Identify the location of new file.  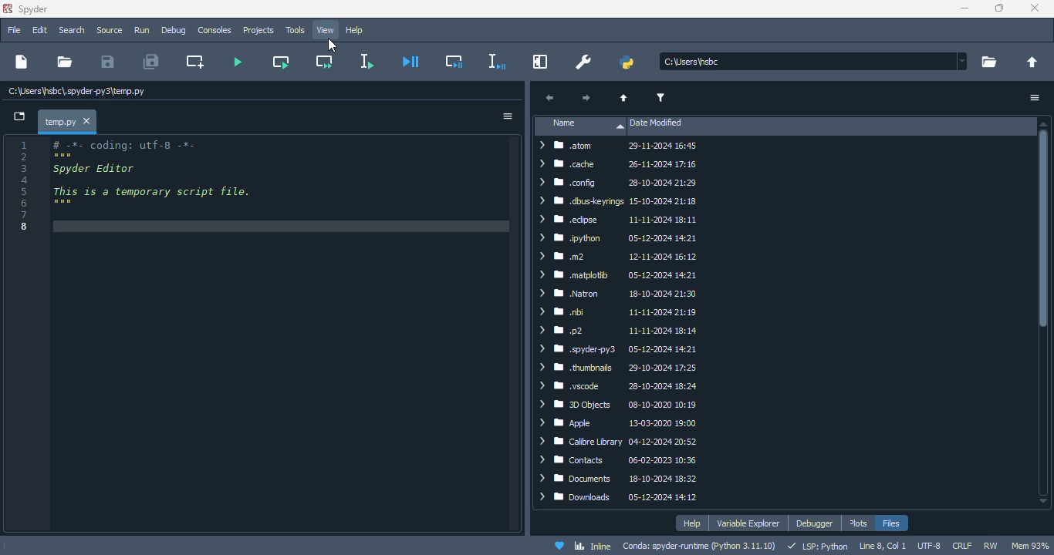
(20, 62).